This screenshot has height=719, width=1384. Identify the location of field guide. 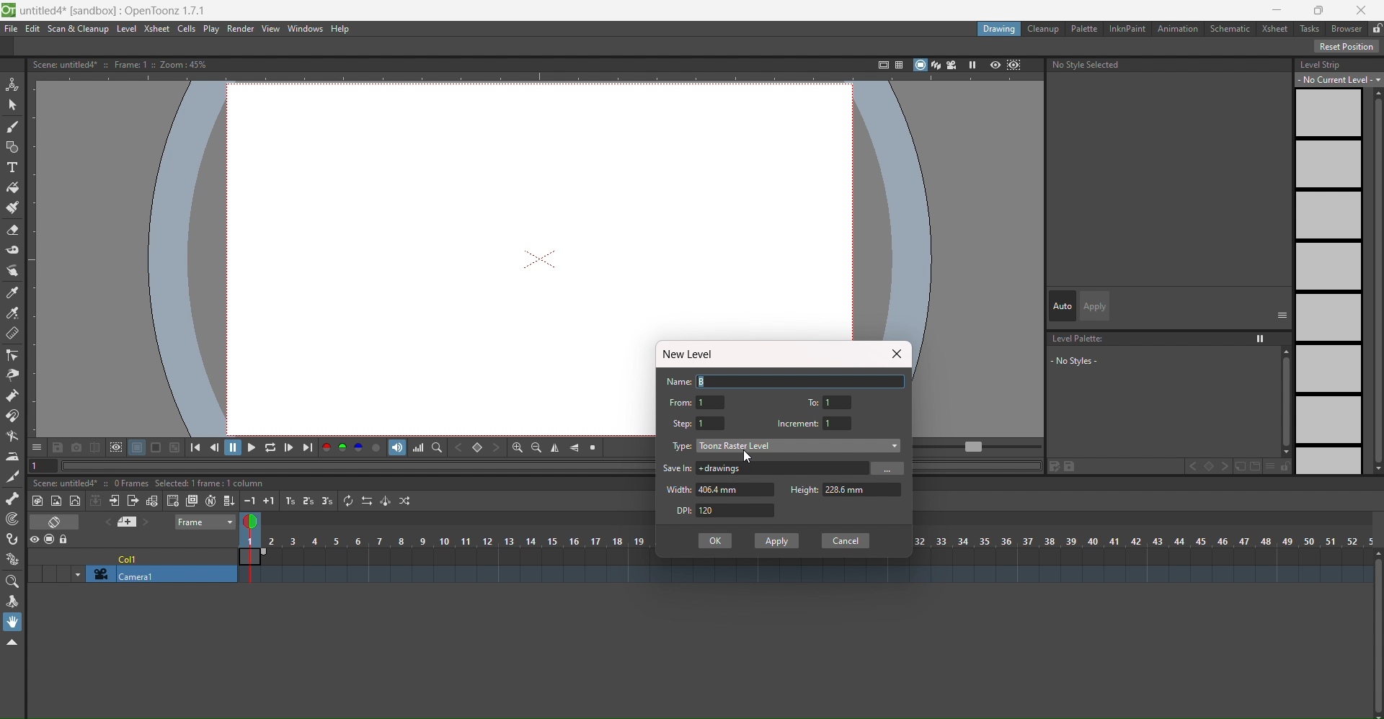
(897, 64).